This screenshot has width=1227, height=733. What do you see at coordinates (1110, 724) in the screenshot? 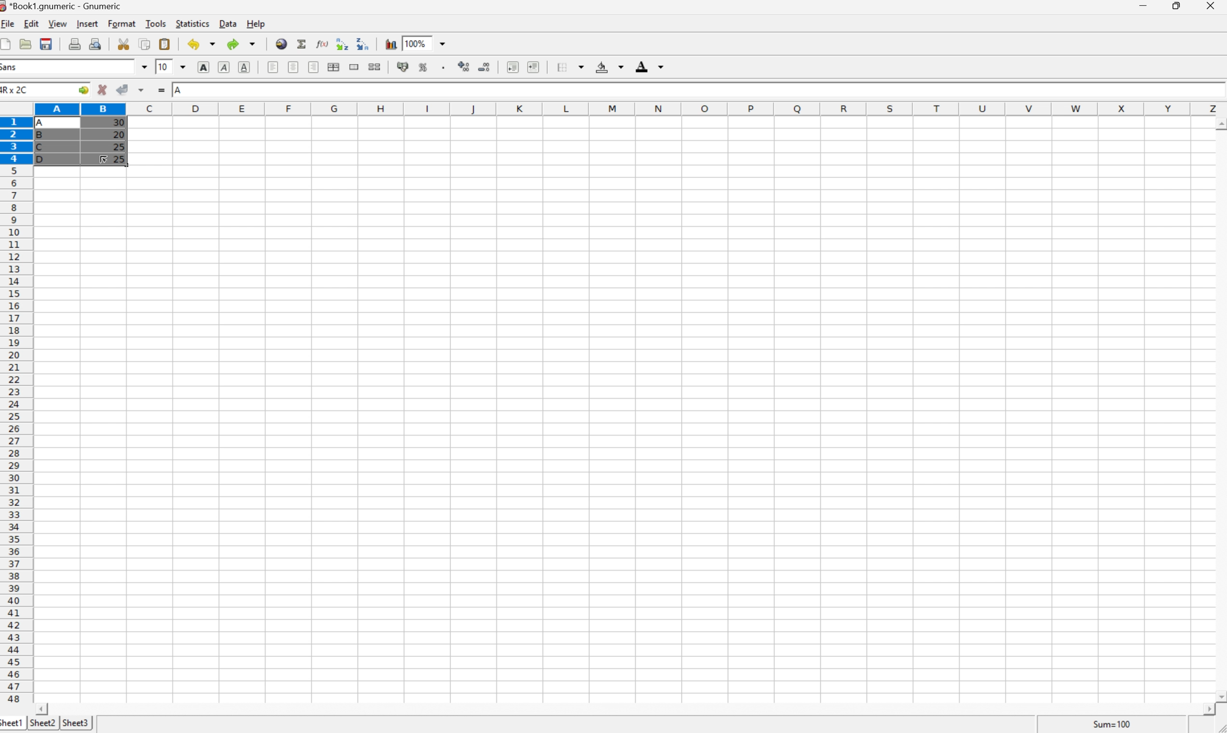
I see `Sum = 0` at bounding box center [1110, 724].